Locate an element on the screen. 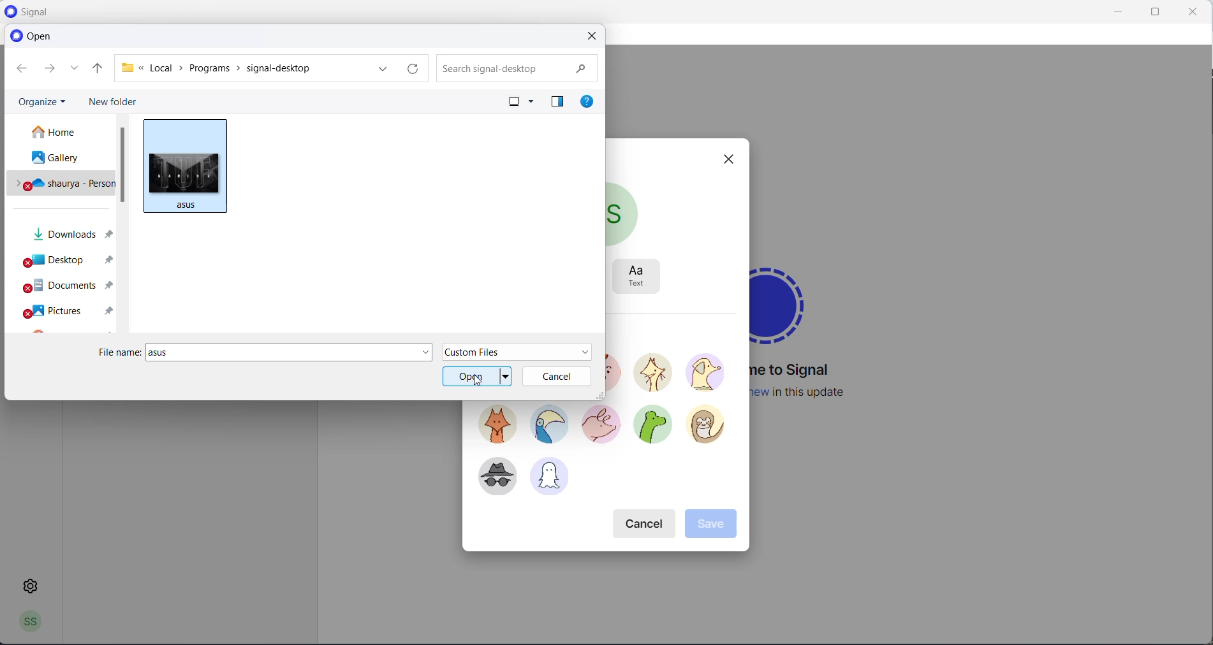  profile is located at coordinates (27, 624).